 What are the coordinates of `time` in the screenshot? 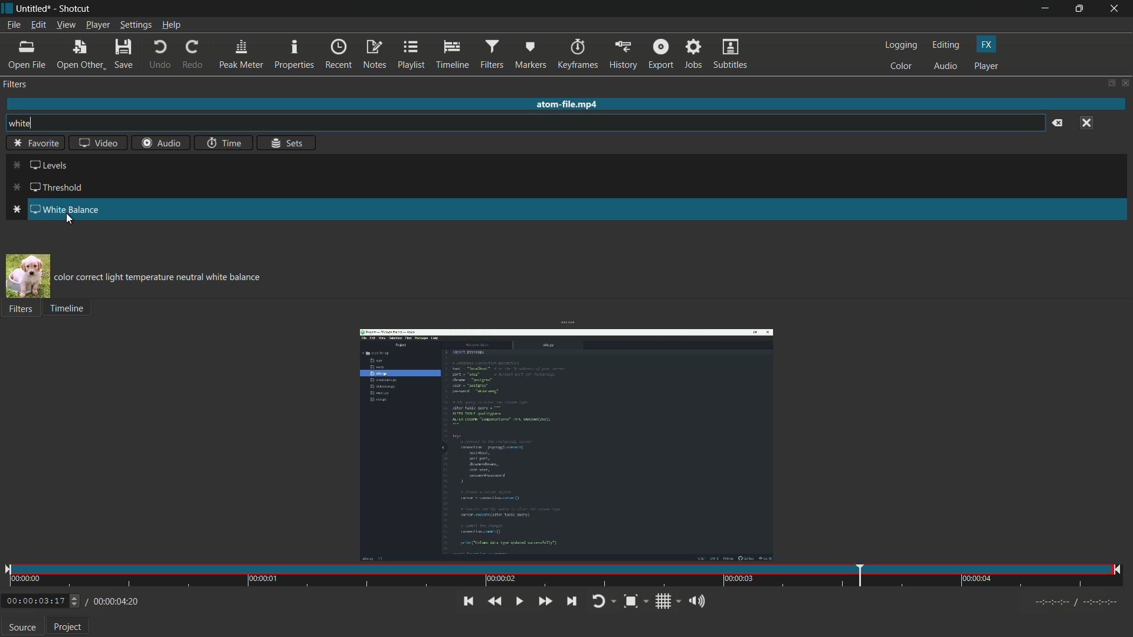 It's located at (222, 143).